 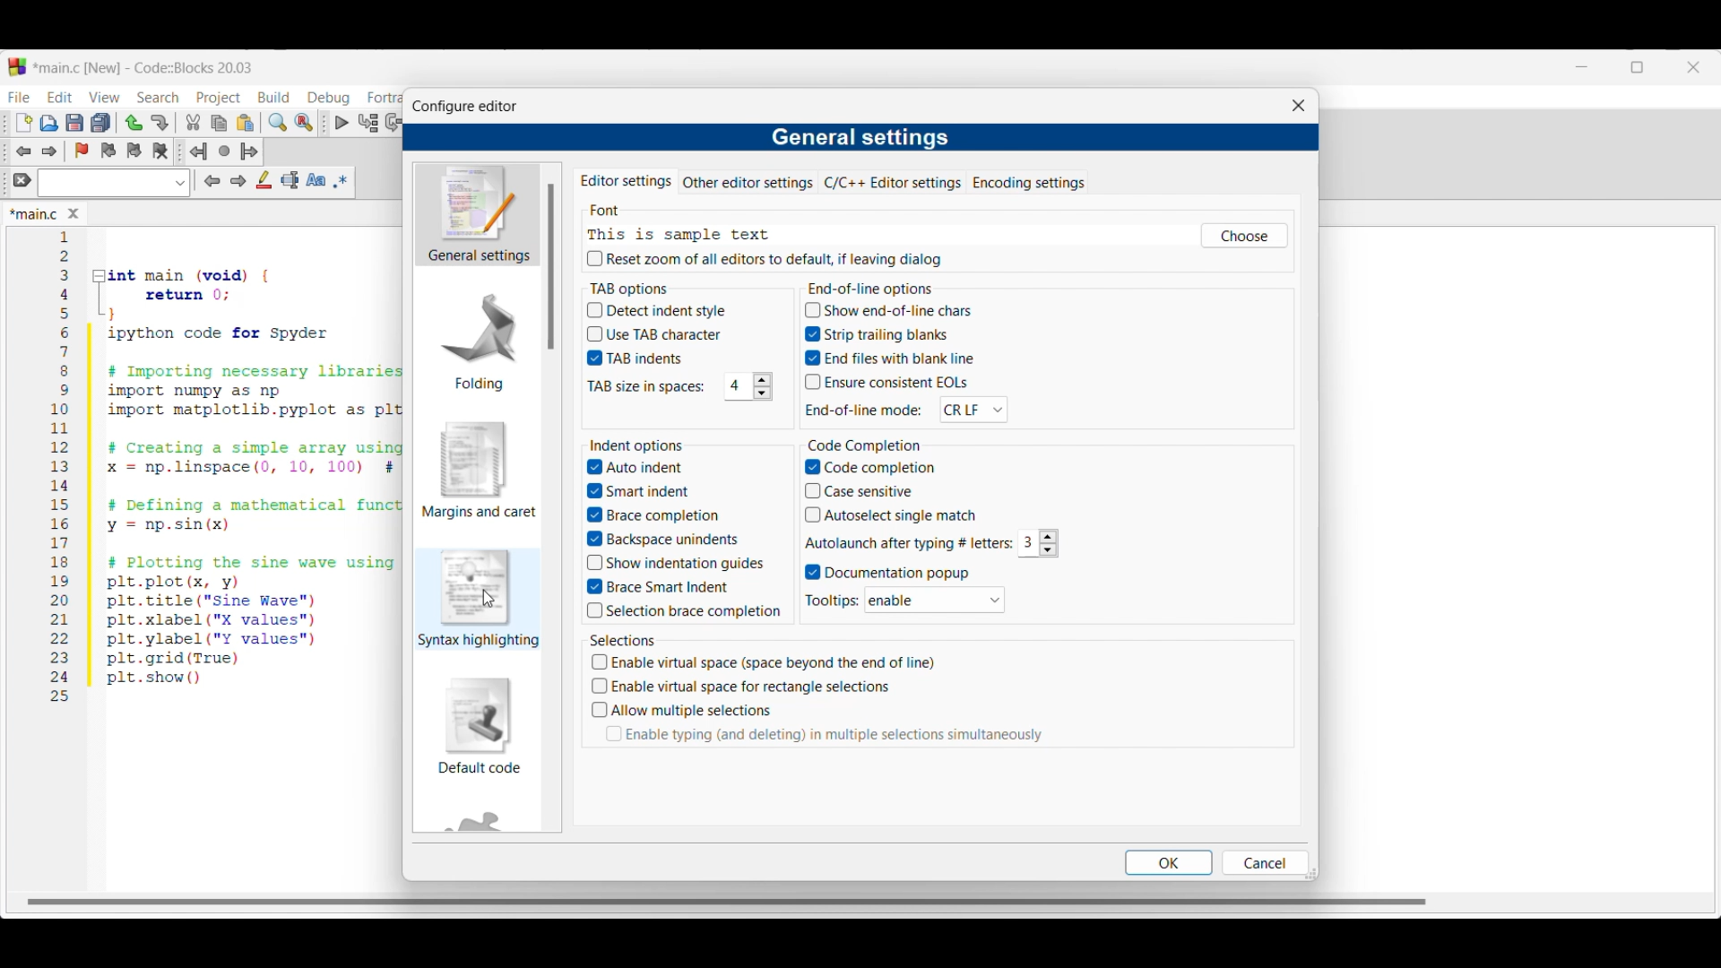 What do you see at coordinates (1170, 862) in the screenshot?
I see `OK` at bounding box center [1170, 862].